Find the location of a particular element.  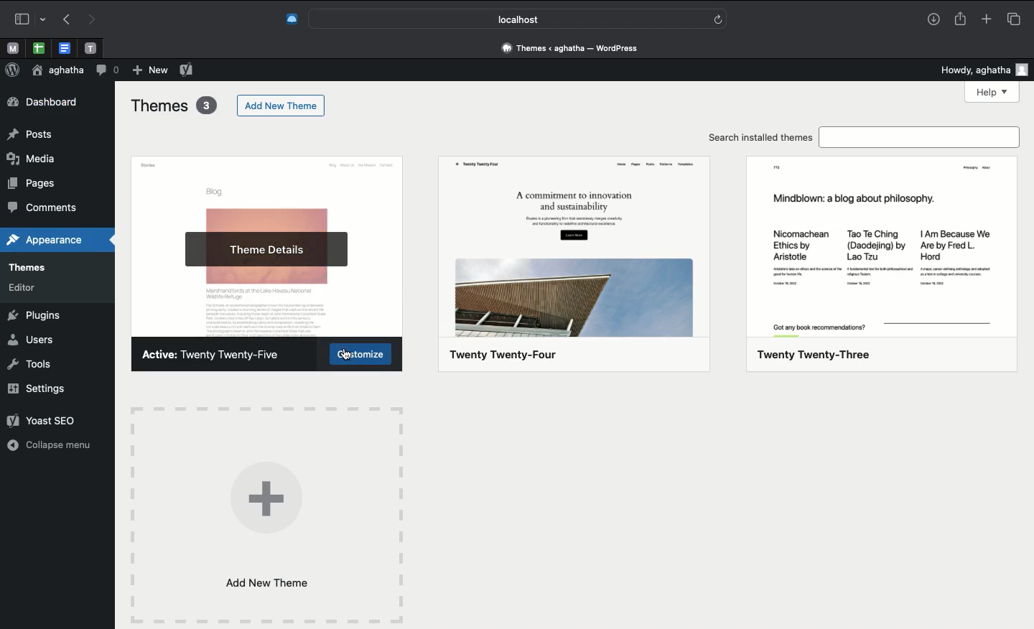

Add new theme is located at coordinates (264, 514).